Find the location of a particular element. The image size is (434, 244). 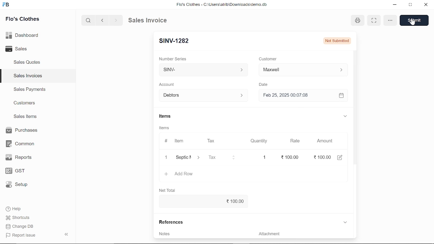

Help is located at coordinates (14, 209).